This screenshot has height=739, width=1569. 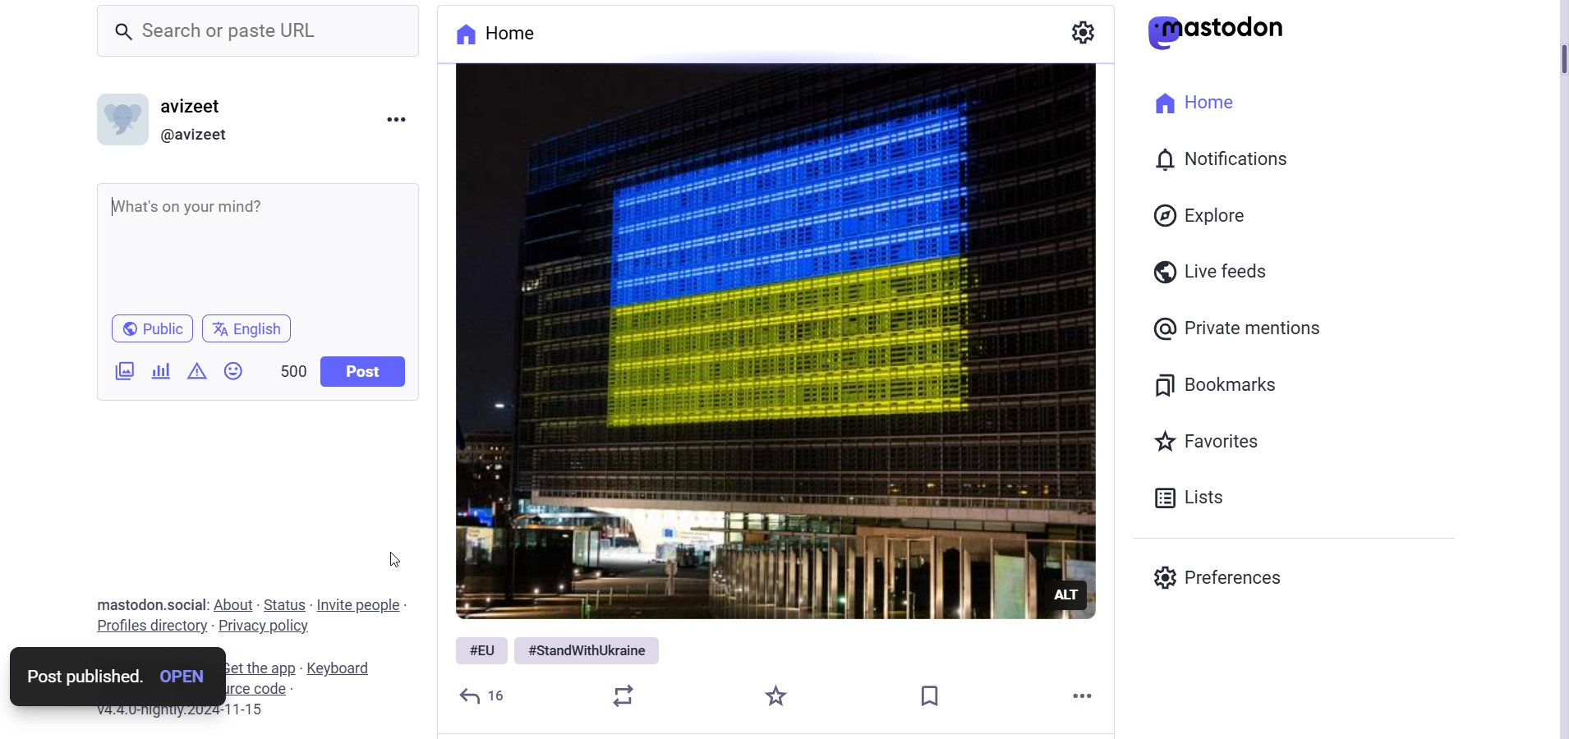 I want to click on Vertical Scroll Bar, so click(x=1549, y=365).